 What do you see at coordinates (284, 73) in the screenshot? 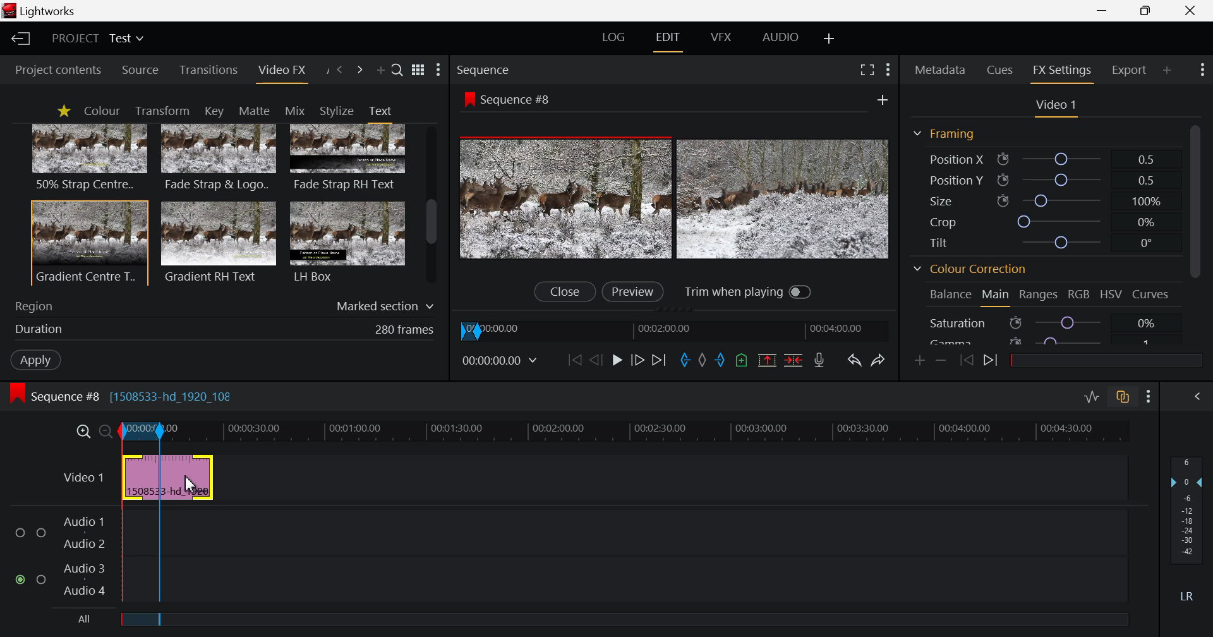
I see `Video FX Panel Open` at bounding box center [284, 73].